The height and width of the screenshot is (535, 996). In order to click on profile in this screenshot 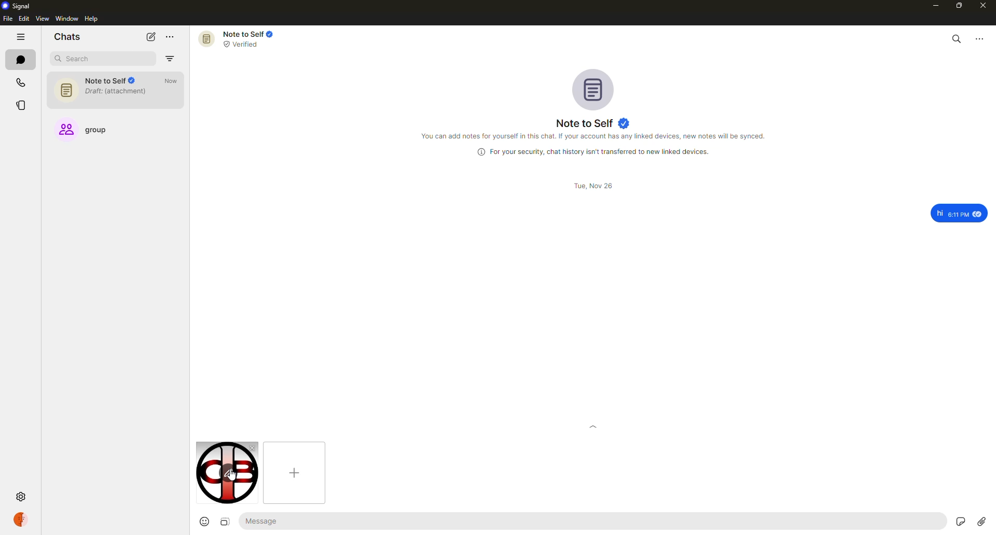, I will do `click(19, 521)`.